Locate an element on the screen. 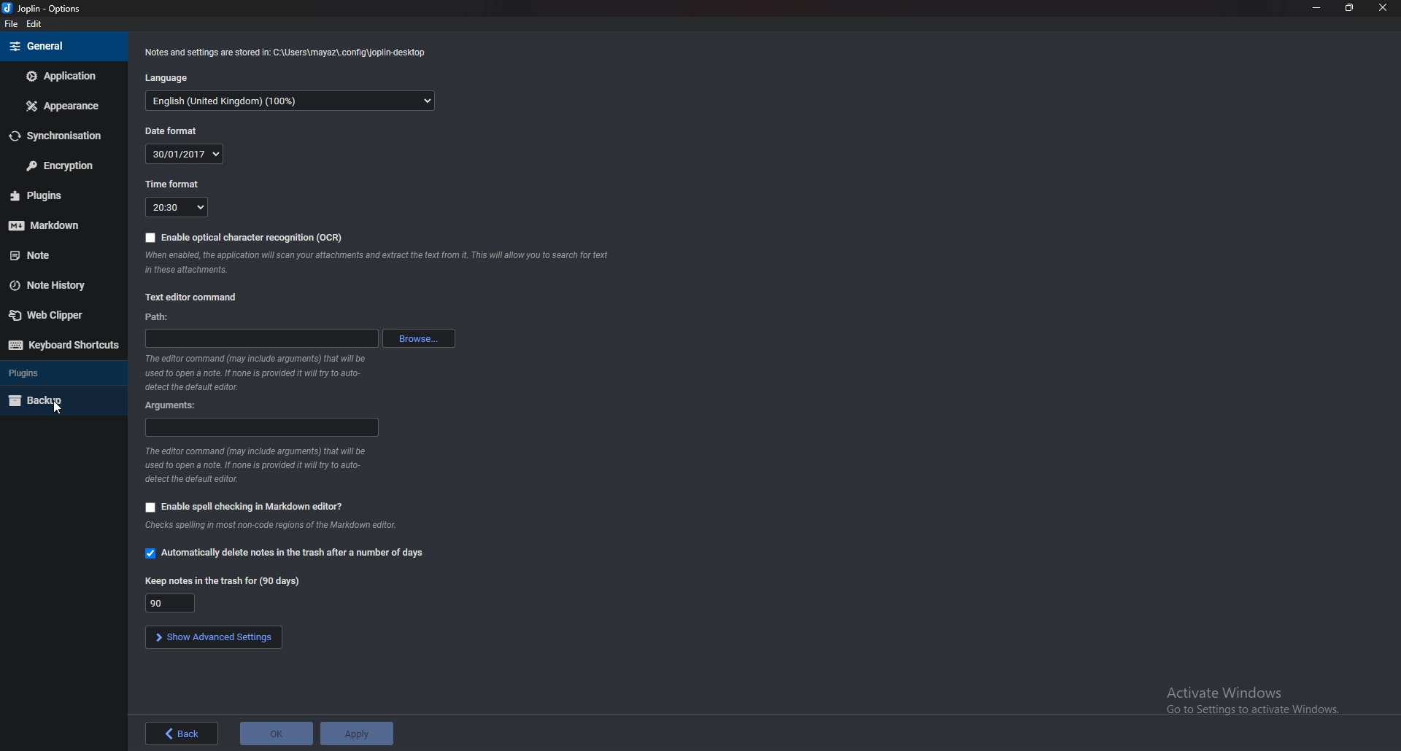 The width and height of the screenshot is (1401, 751). path is located at coordinates (261, 338).